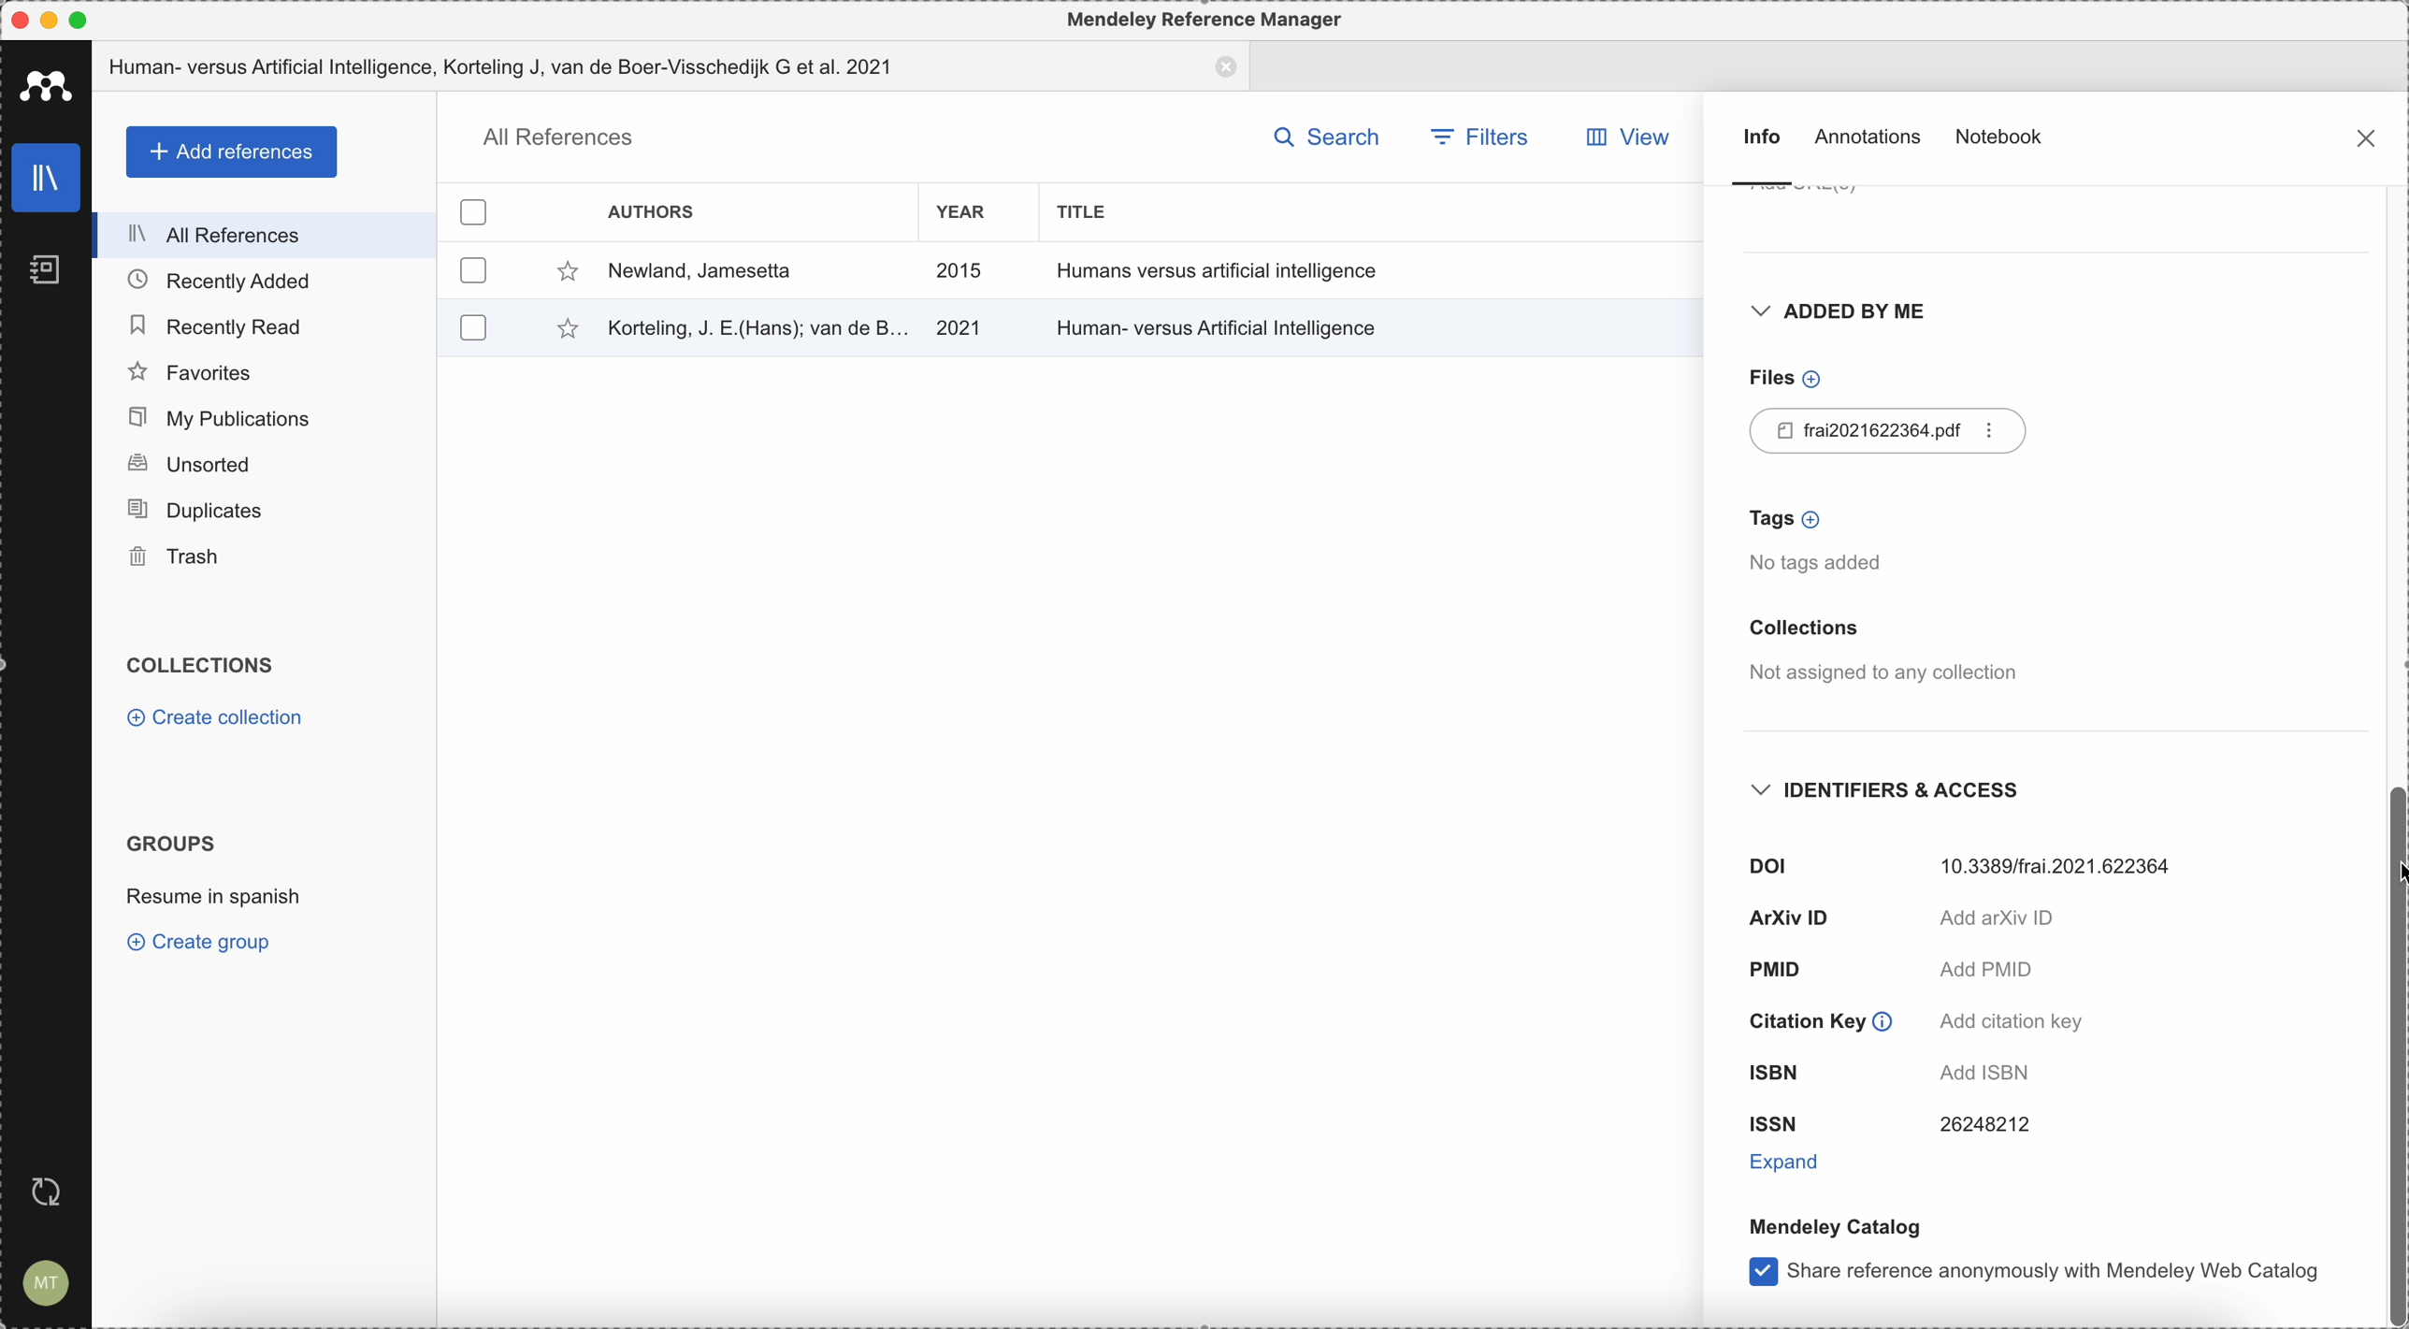 The width and height of the screenshot is (2409, 1329). Describe the element at coordinates (54, 1189) in the screenshot. I see `last sync` at that location.